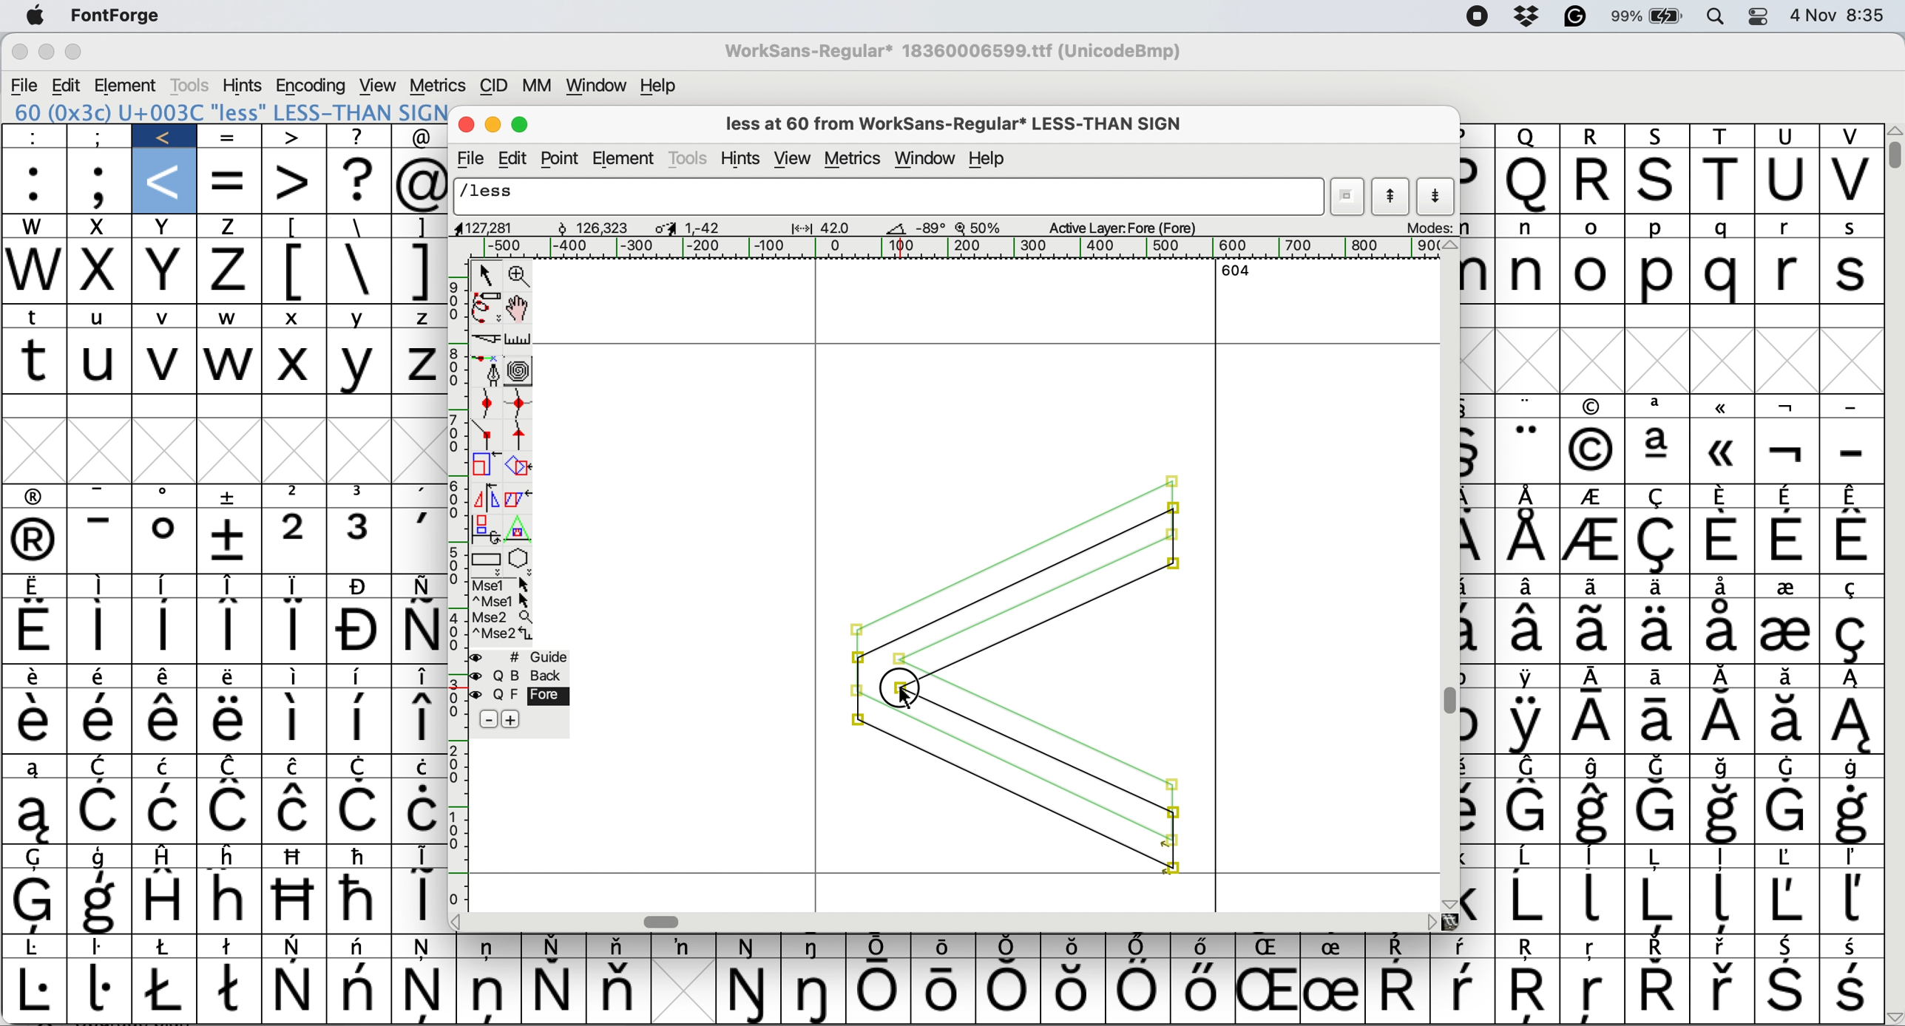 The height and width of the screenshot is (1026, 1905). I want to click on Symbol, so click(36, 769).